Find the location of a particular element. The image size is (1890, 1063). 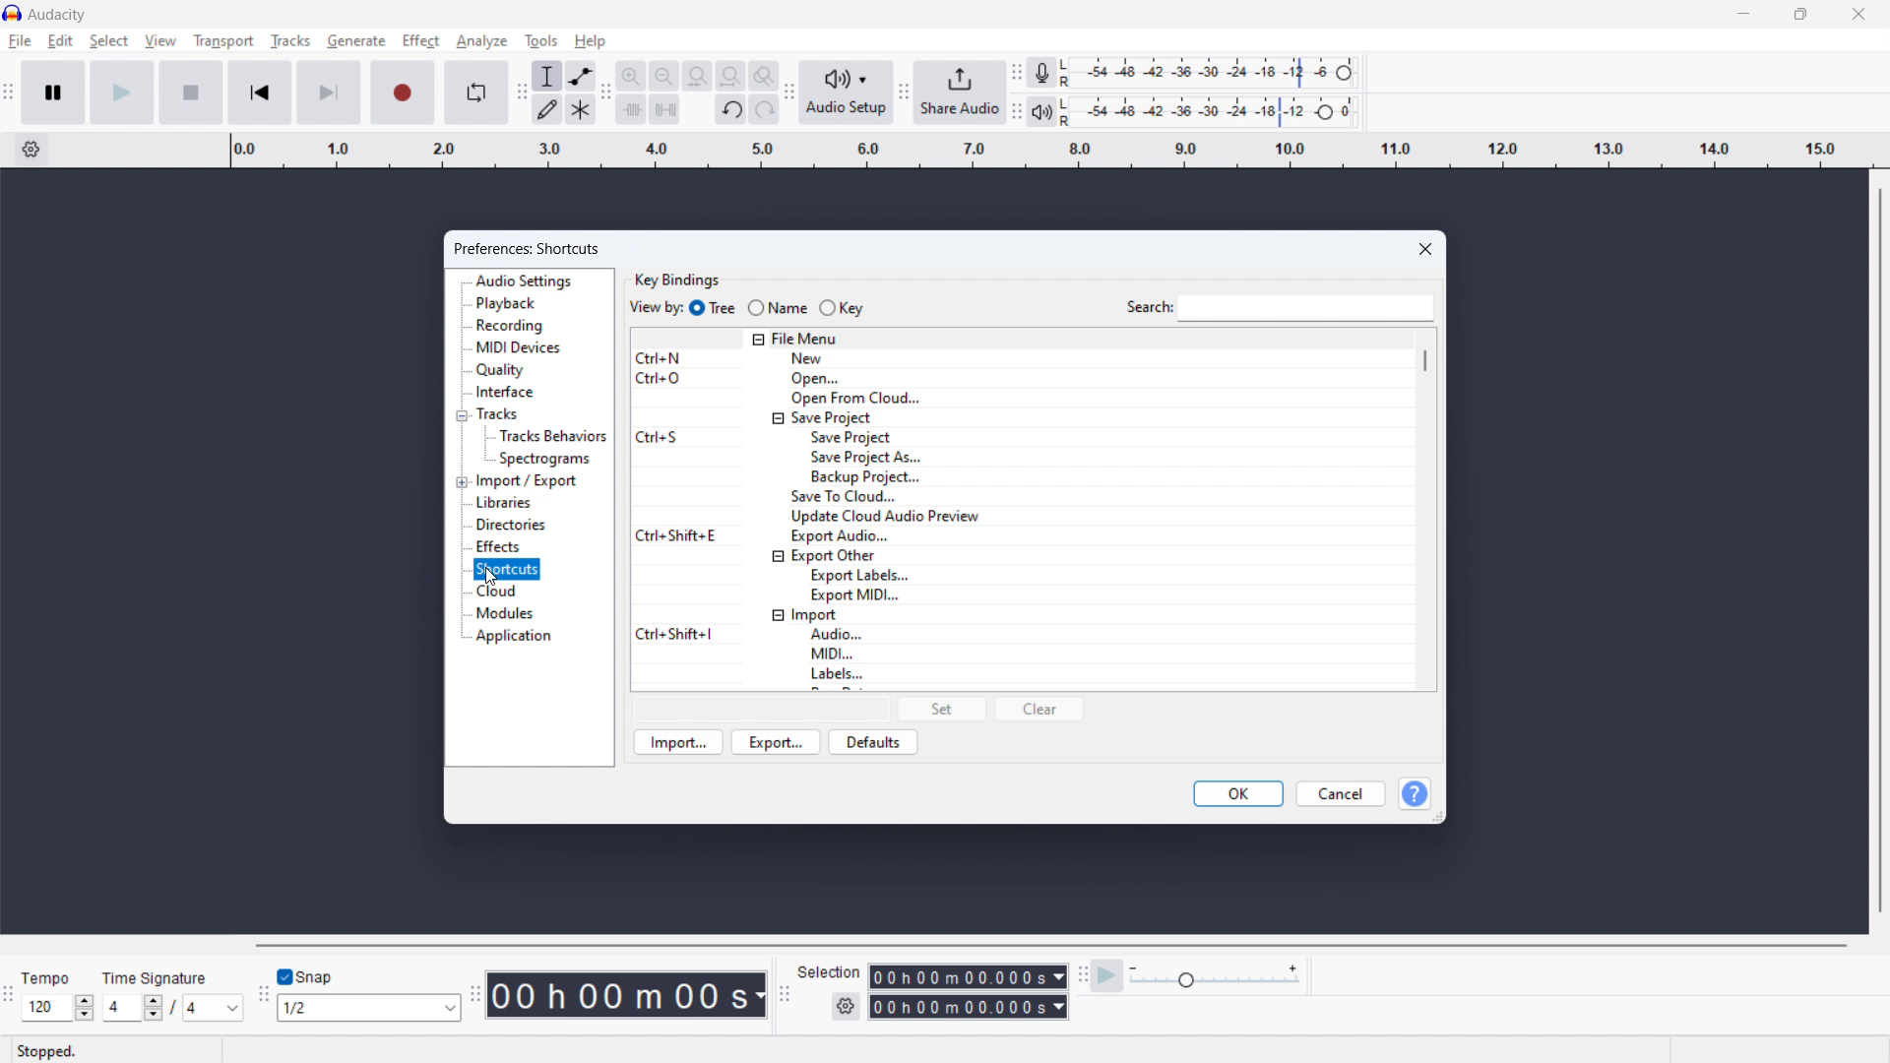

Tempo - indicates section for tempo of audio is located at coordinates (45, 977).